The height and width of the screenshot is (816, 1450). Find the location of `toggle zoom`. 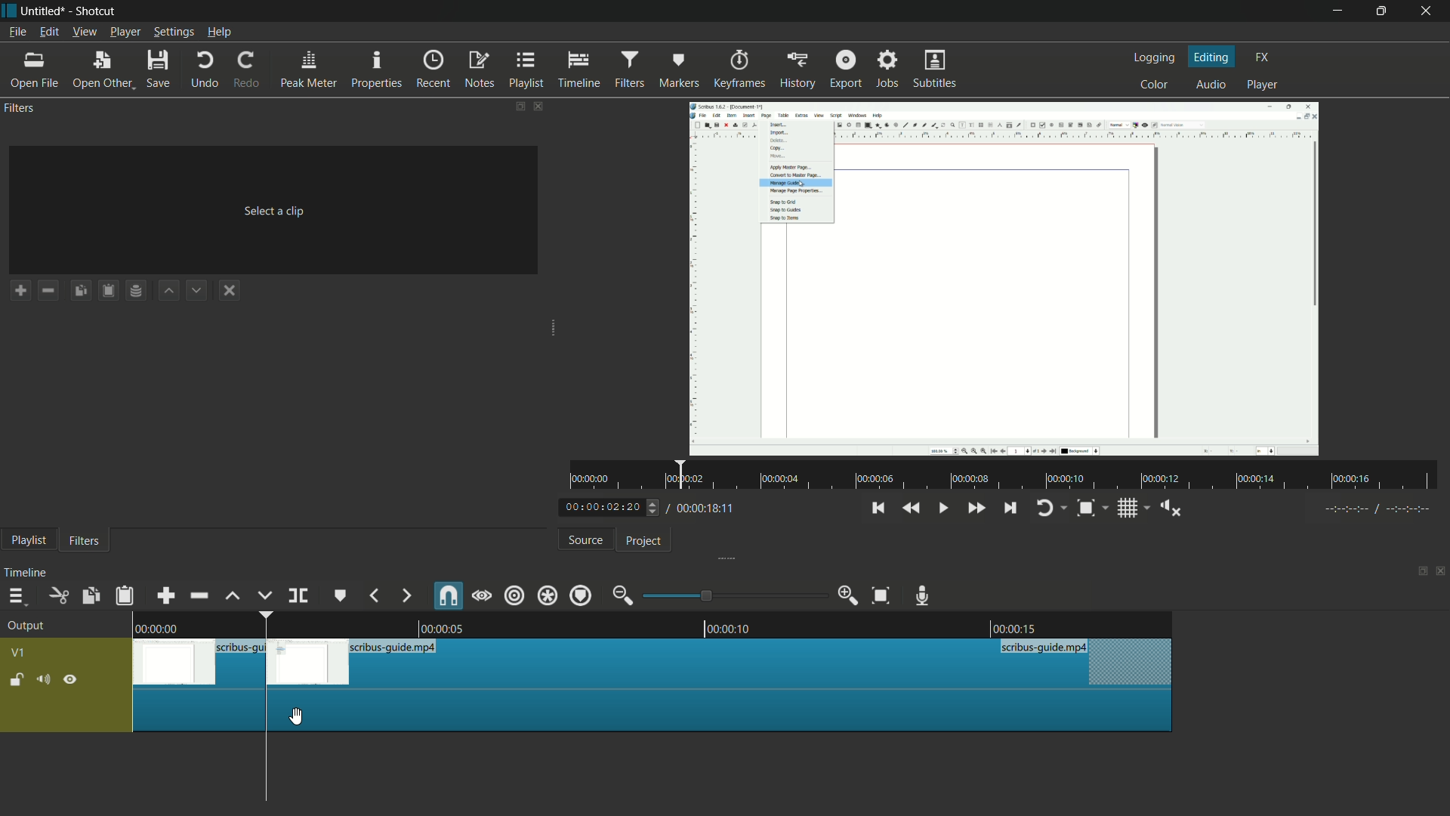

toggle zoom is located at coordinates (1085, 508).